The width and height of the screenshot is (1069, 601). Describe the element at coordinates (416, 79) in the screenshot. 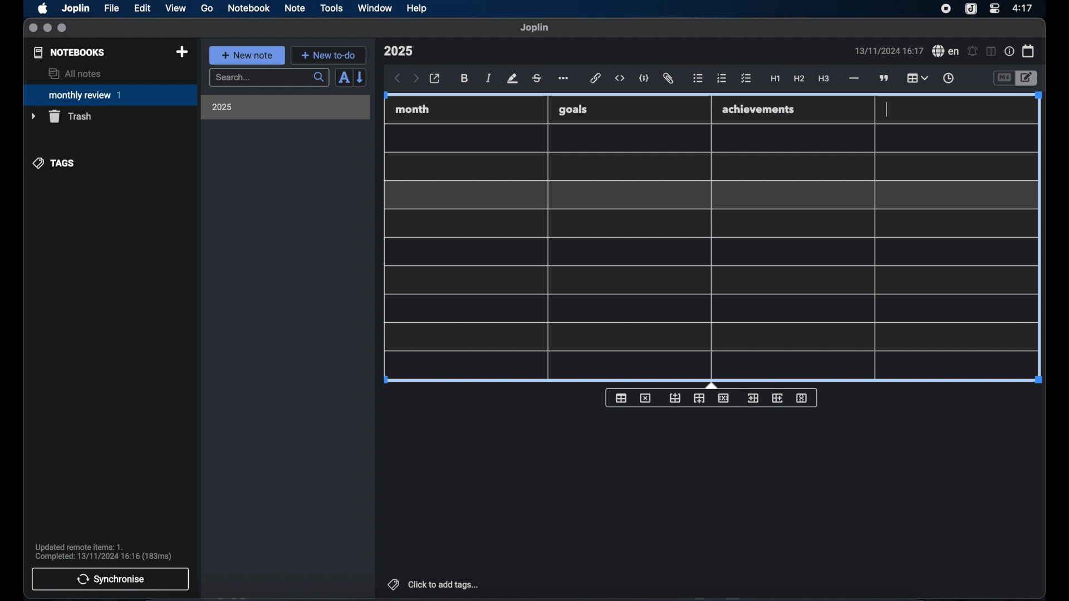

I see `forward` at that location.